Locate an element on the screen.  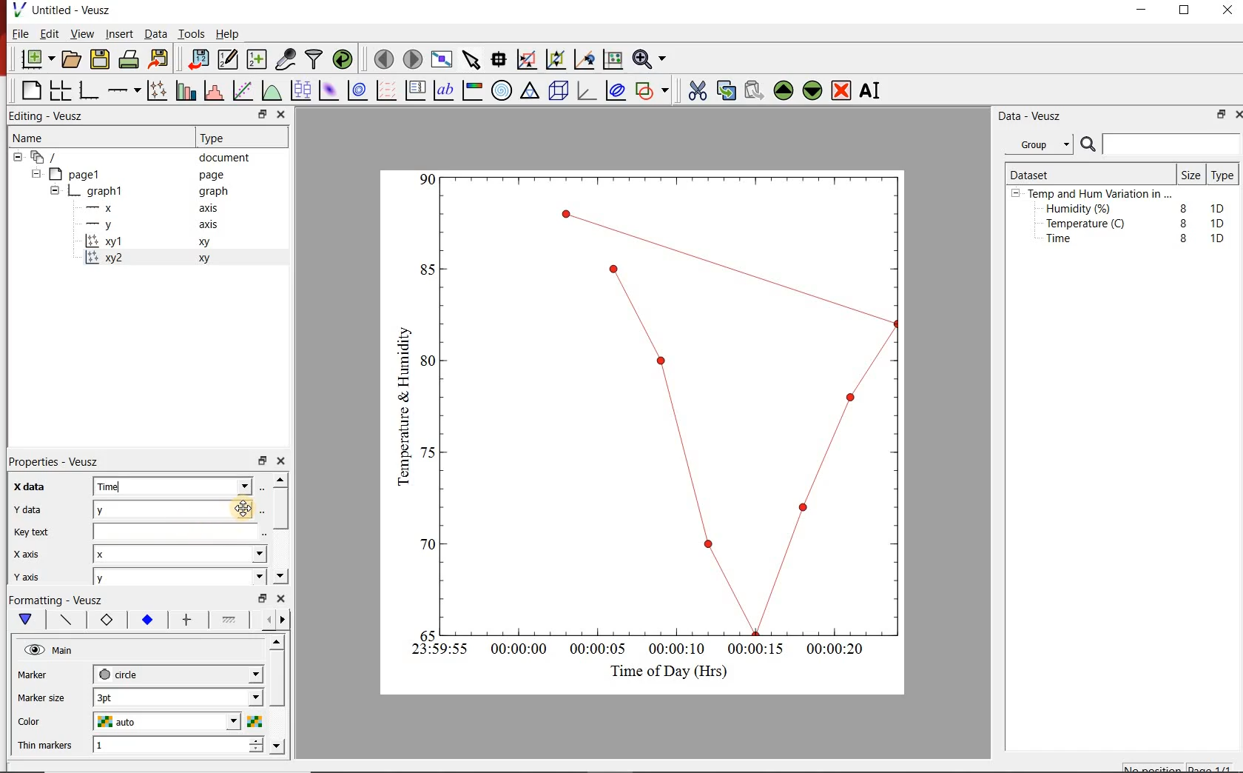
x axis is located at coordinates (36, 553).